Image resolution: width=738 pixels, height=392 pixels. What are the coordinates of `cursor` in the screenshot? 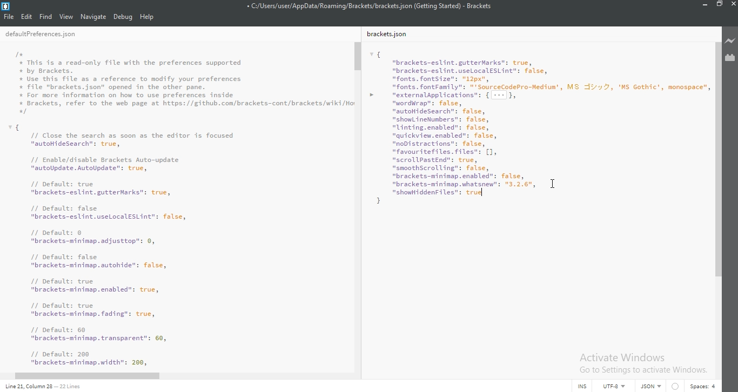 It's located at (553, 183).